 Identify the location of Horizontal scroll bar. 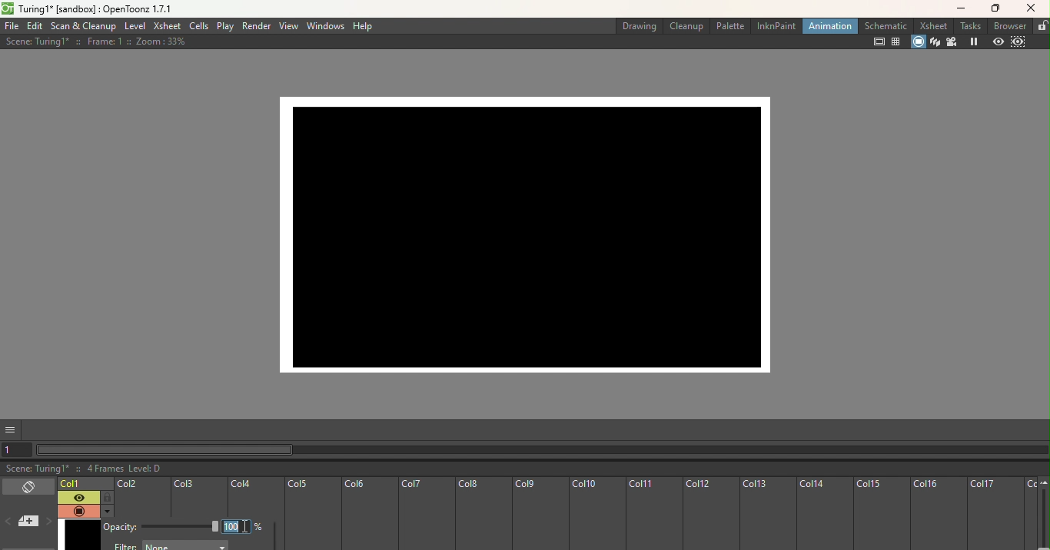
(543, 451).